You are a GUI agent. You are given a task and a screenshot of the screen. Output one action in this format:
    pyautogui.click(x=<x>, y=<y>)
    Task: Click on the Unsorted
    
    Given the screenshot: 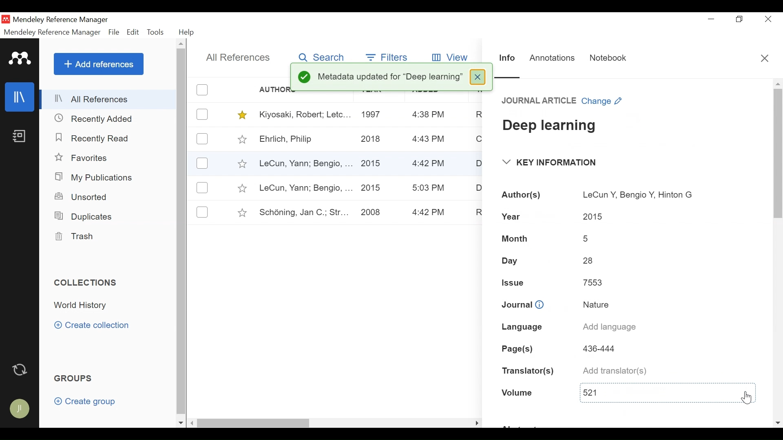 What is the action you would take?
    pyautogui.click(x=82, y=197)
    